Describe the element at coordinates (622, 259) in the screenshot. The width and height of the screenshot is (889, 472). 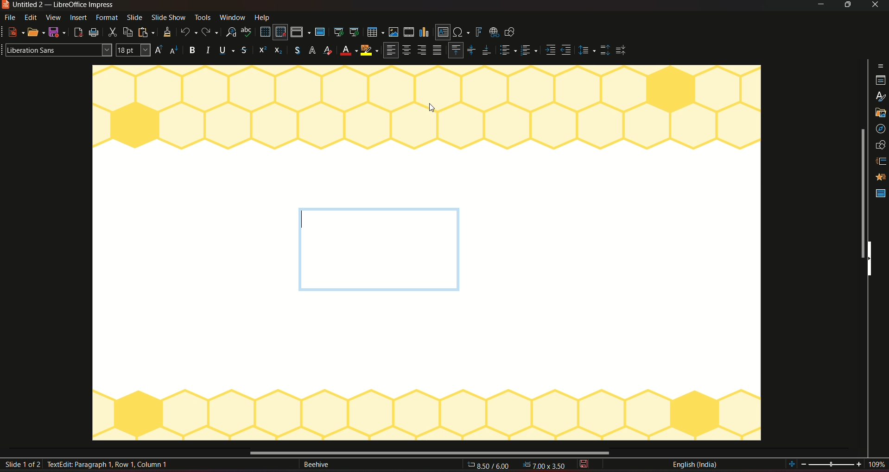
I see `workspace` at that location.